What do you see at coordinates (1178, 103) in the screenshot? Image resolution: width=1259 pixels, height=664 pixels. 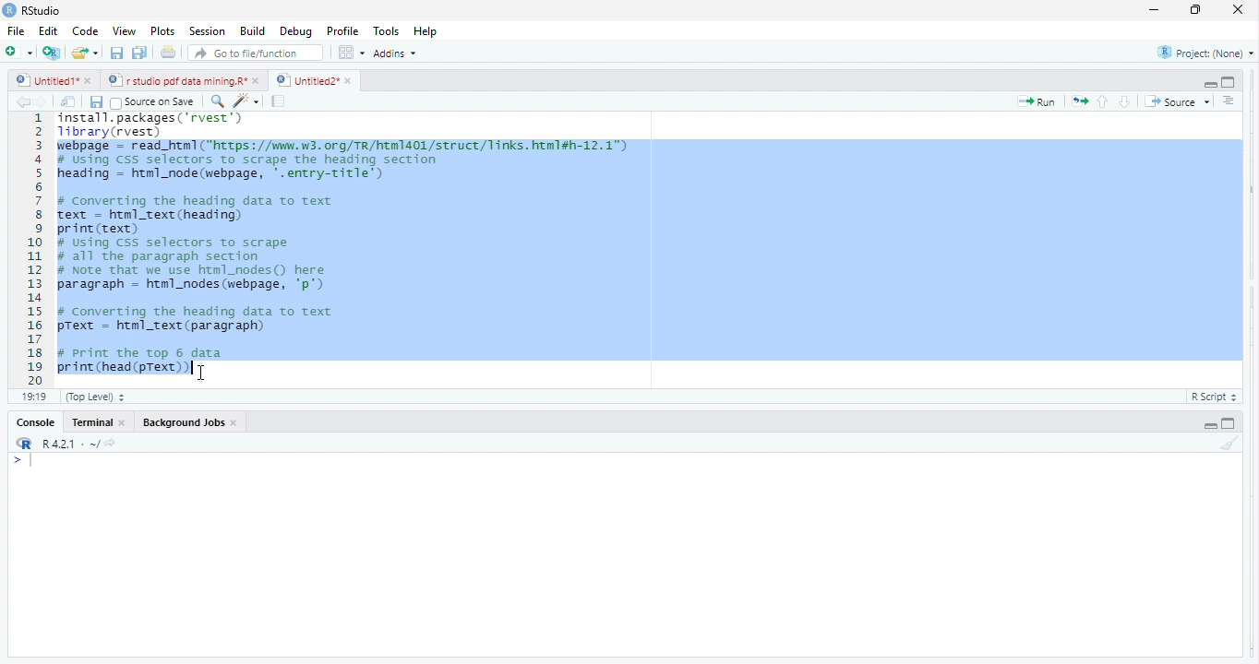 I see ` Source ` at bounding box center [1178, 103].